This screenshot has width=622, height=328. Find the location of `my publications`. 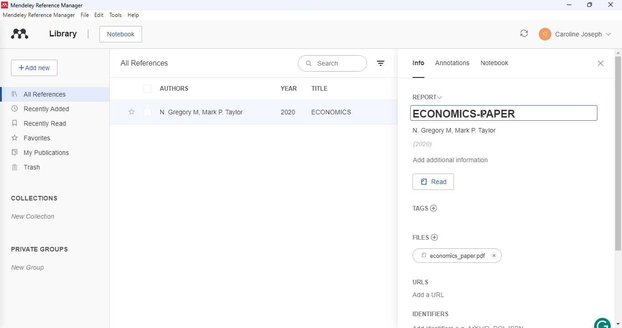

my publications is located at coordinates (41, 153).